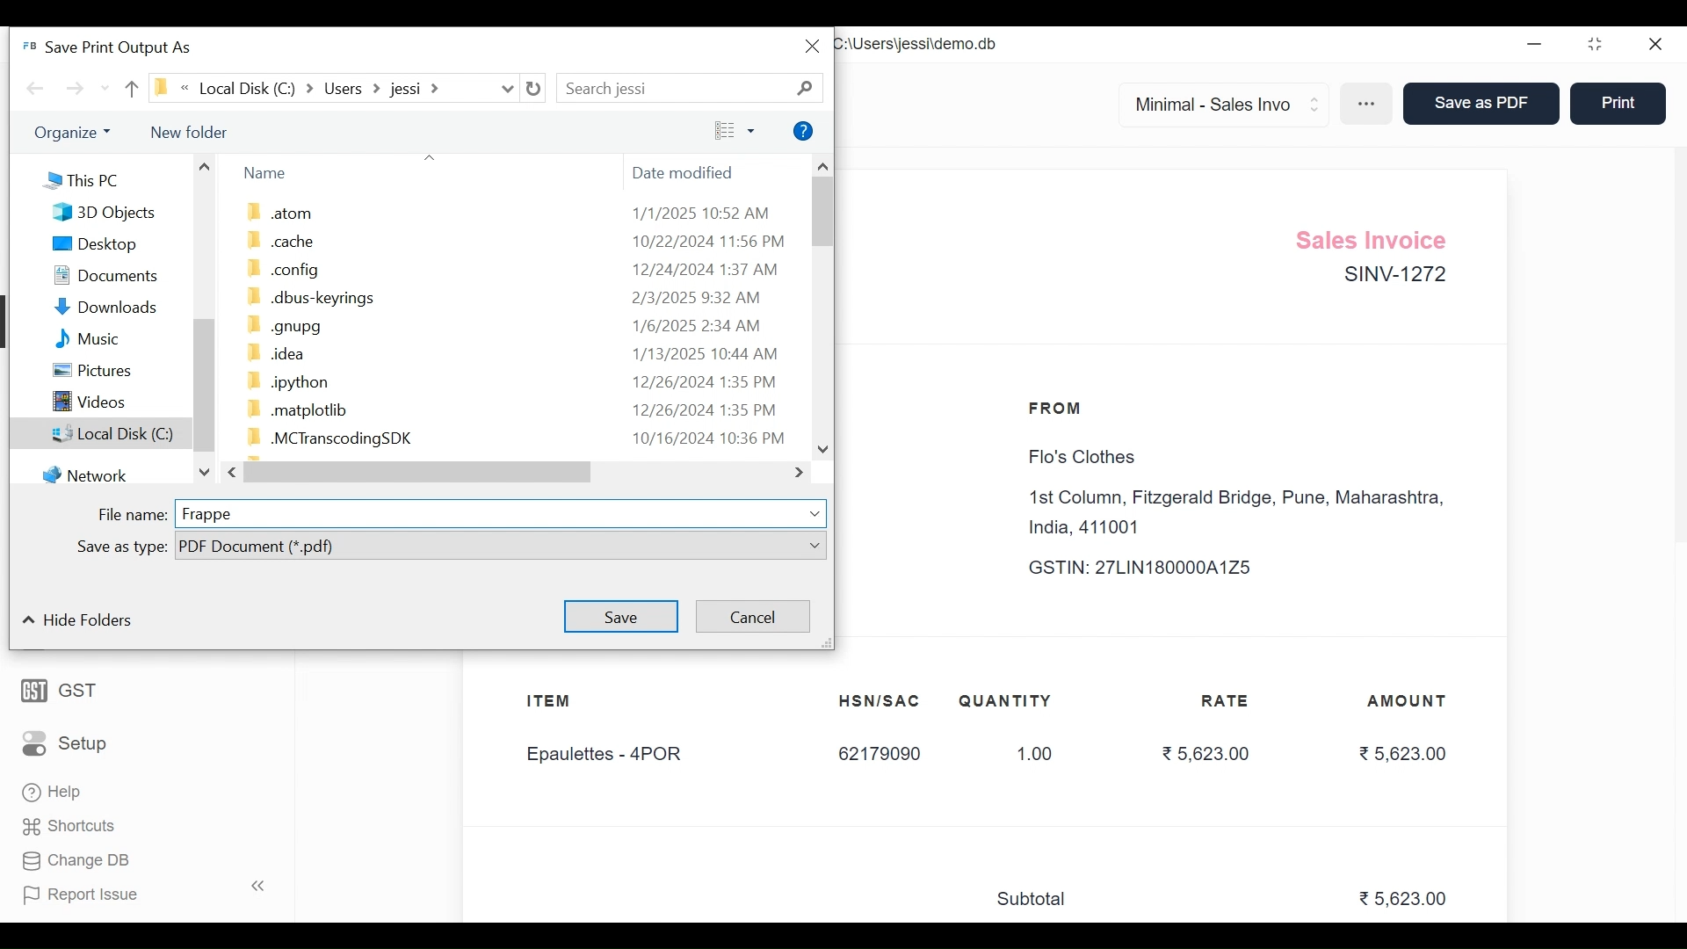 Image resolution: width=1687 pixels, height=949 pixels. What do you see at coordinates (60, 689) in the screenshot?
I see `GST` at bounding box center [60, 689].